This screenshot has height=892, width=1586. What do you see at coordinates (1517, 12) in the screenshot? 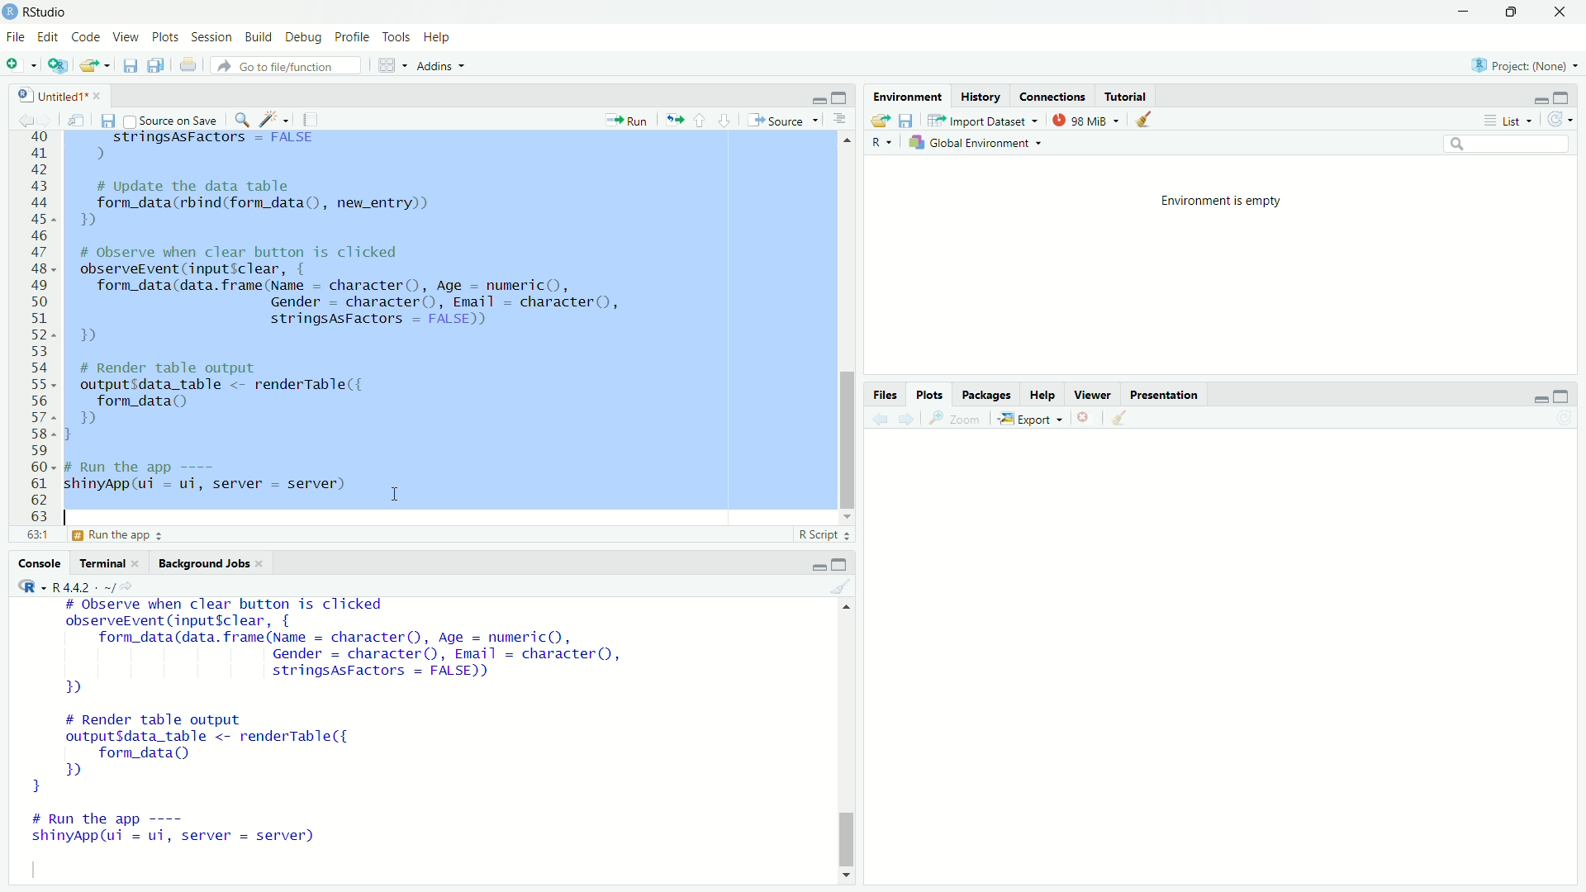
I see `maximize` at bounding box center [1517, 12].